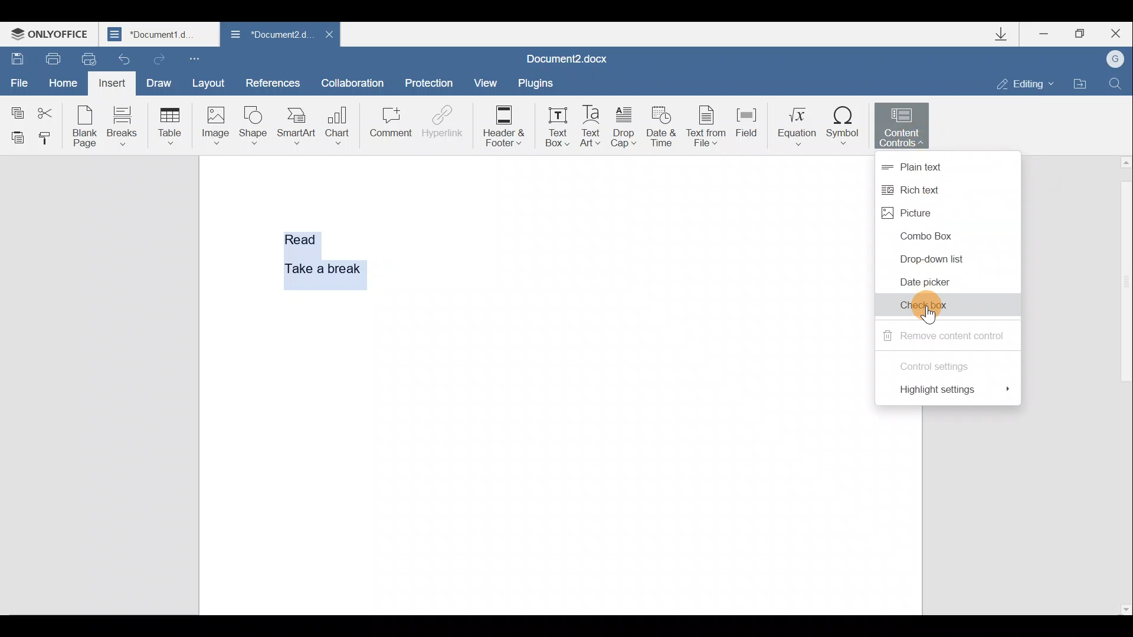  I want to click on Close, so click(329, 34).